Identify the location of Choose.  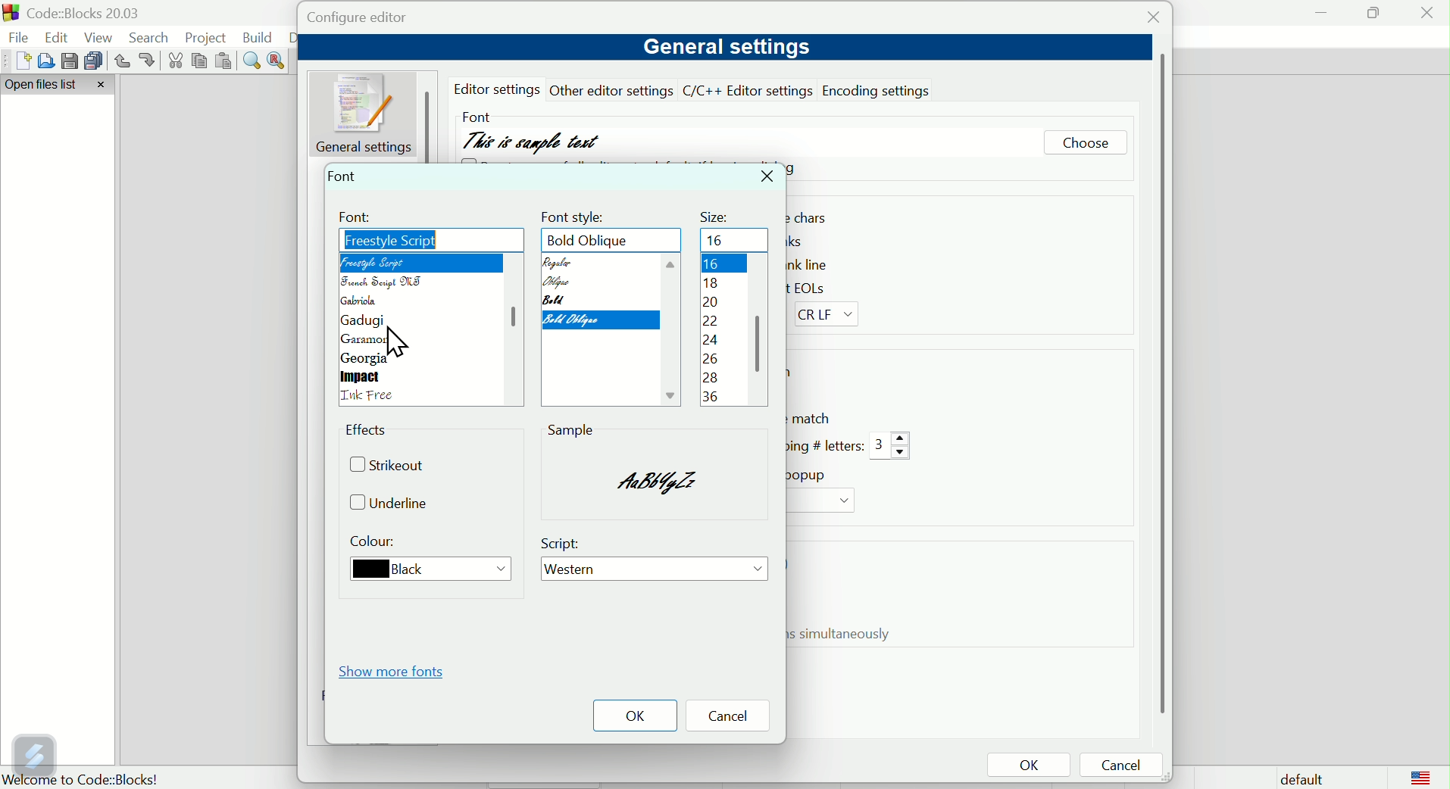
(1085, 145).